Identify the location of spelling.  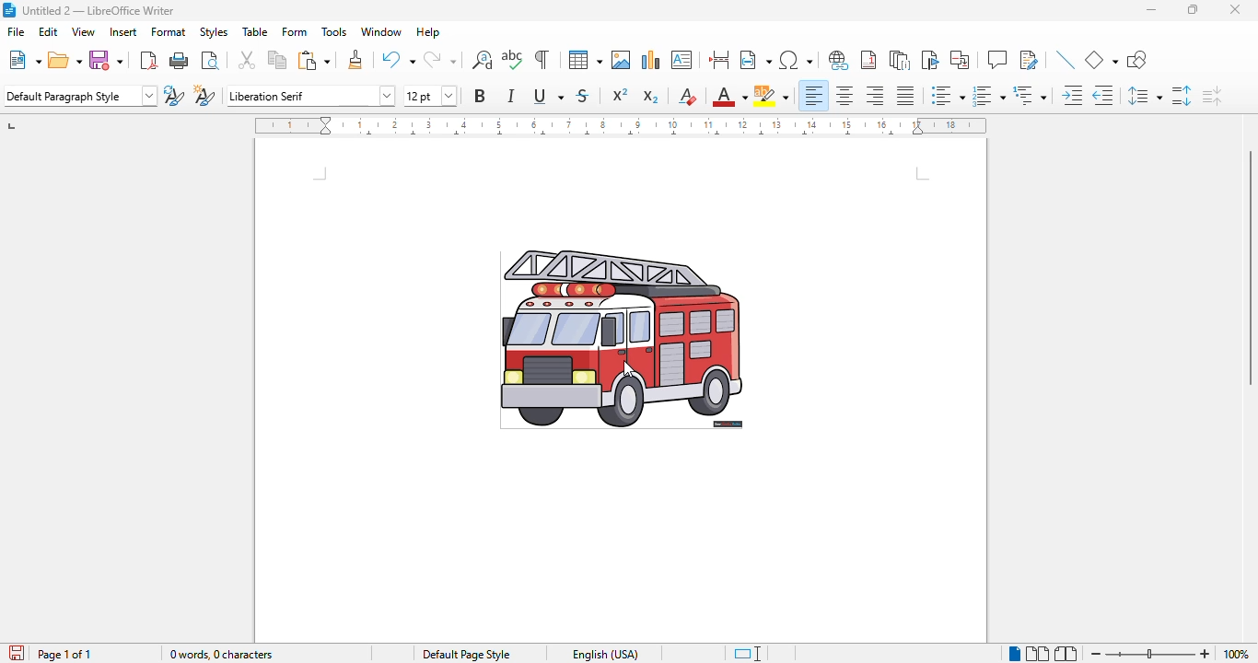
(513, 60).